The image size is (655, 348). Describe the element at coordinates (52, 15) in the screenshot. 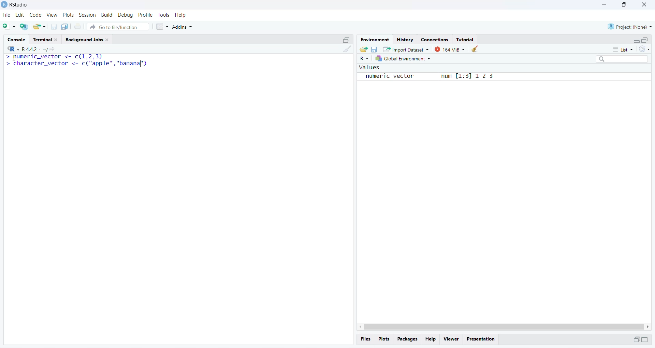

I see `View` at that location.